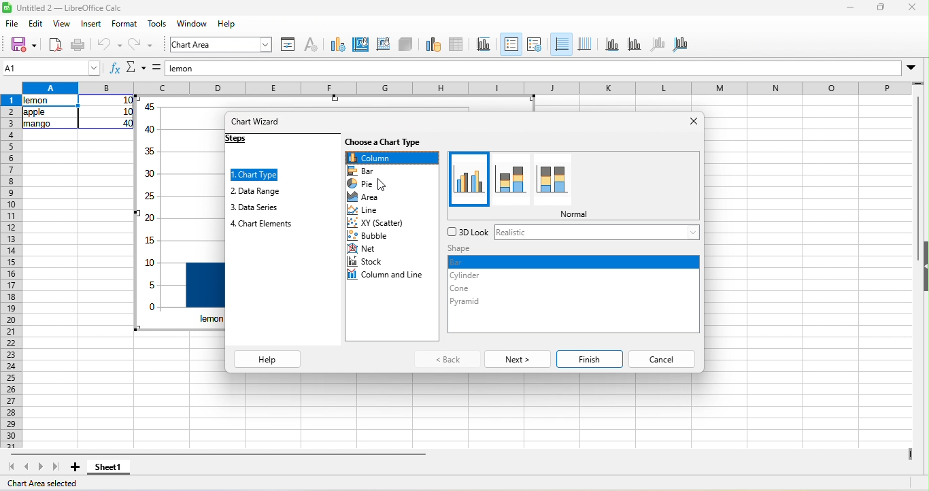 The image size is (929, 491). Describe the element at coordinates (258, 123) in the screenshot. I see `chart wizard` at that location.